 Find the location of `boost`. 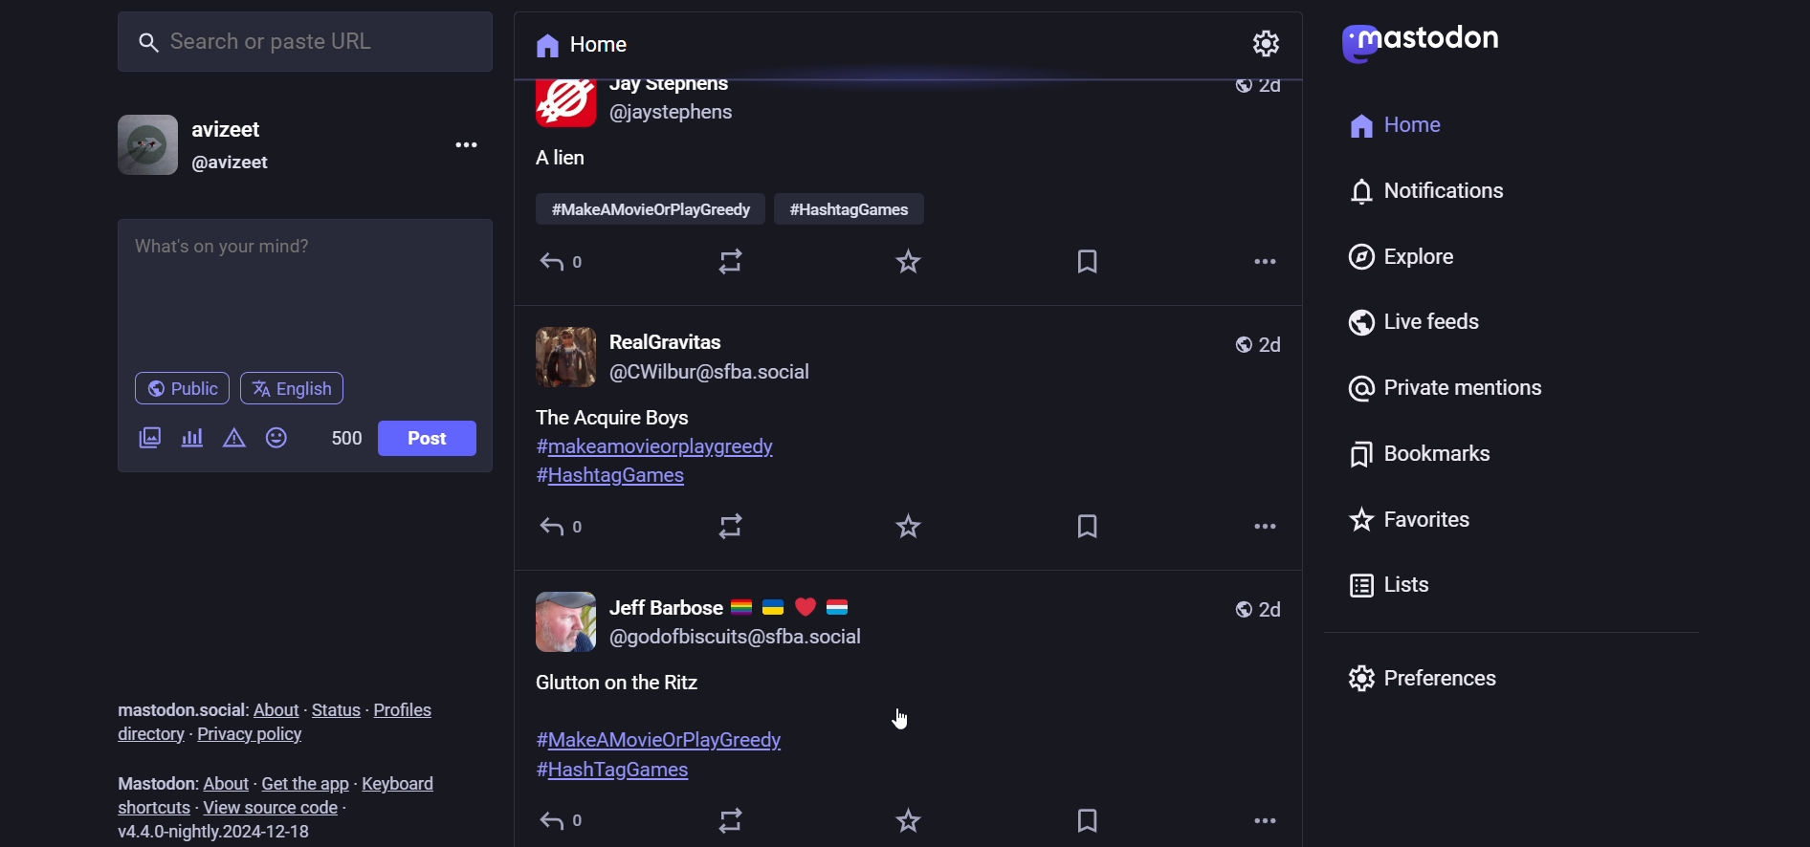

boost is located at coordinates (733, 528).